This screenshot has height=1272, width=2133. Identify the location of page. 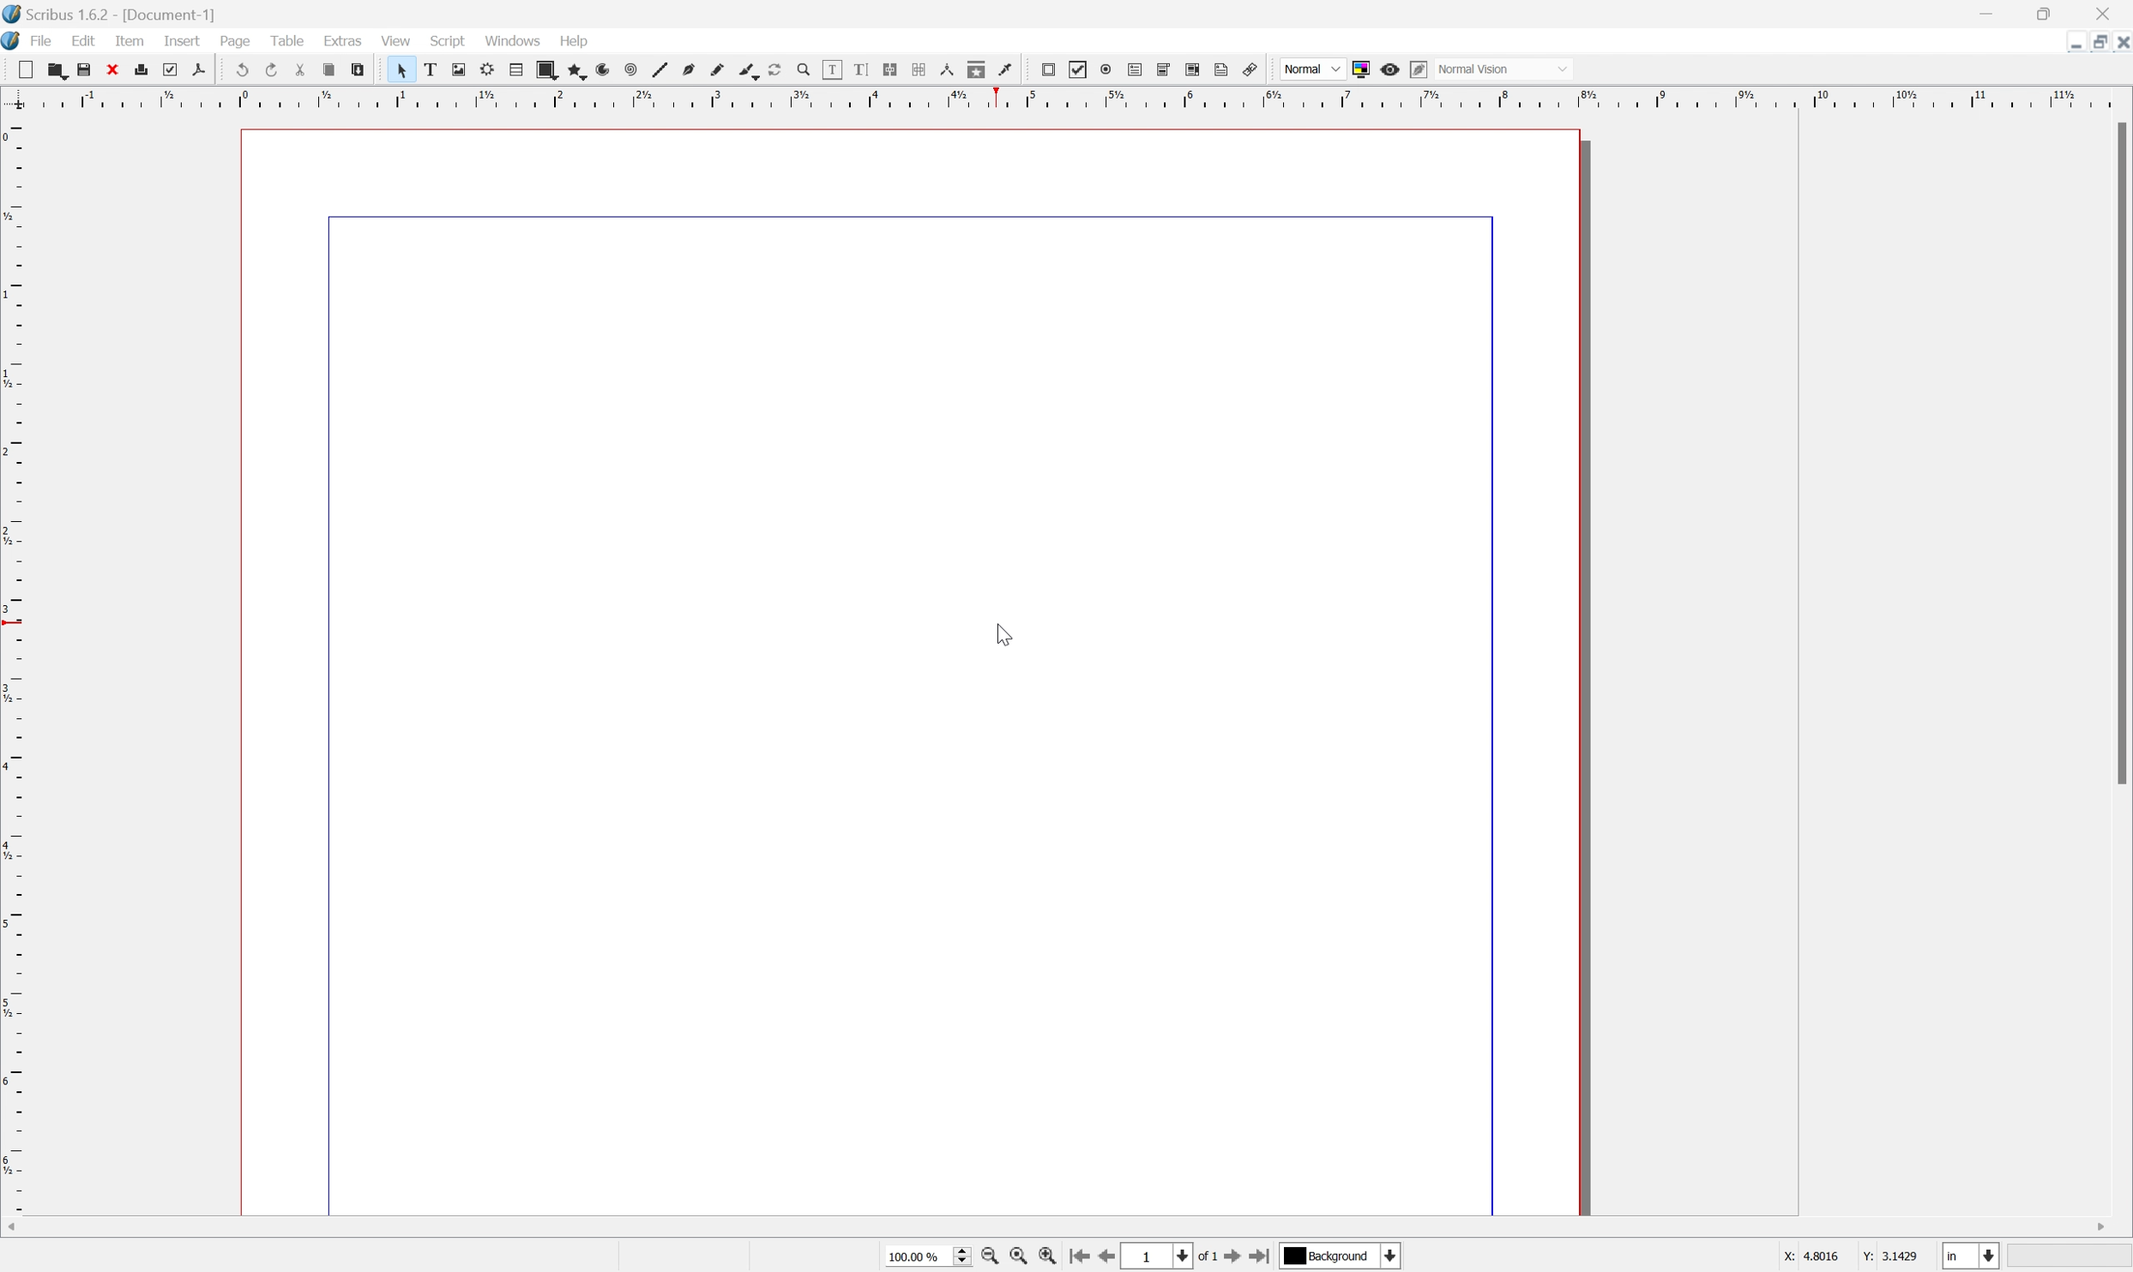
(235, 41).